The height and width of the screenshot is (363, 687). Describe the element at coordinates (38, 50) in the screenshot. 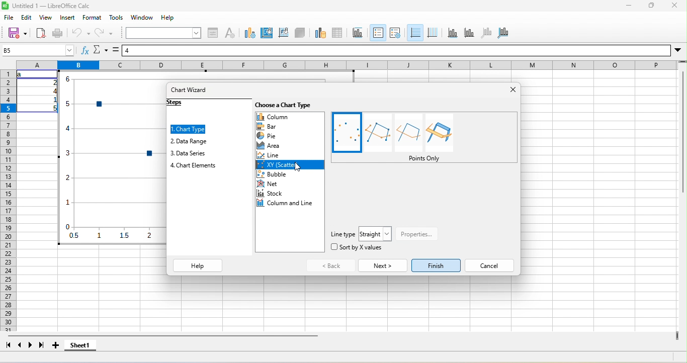

I see `name box` at that location.